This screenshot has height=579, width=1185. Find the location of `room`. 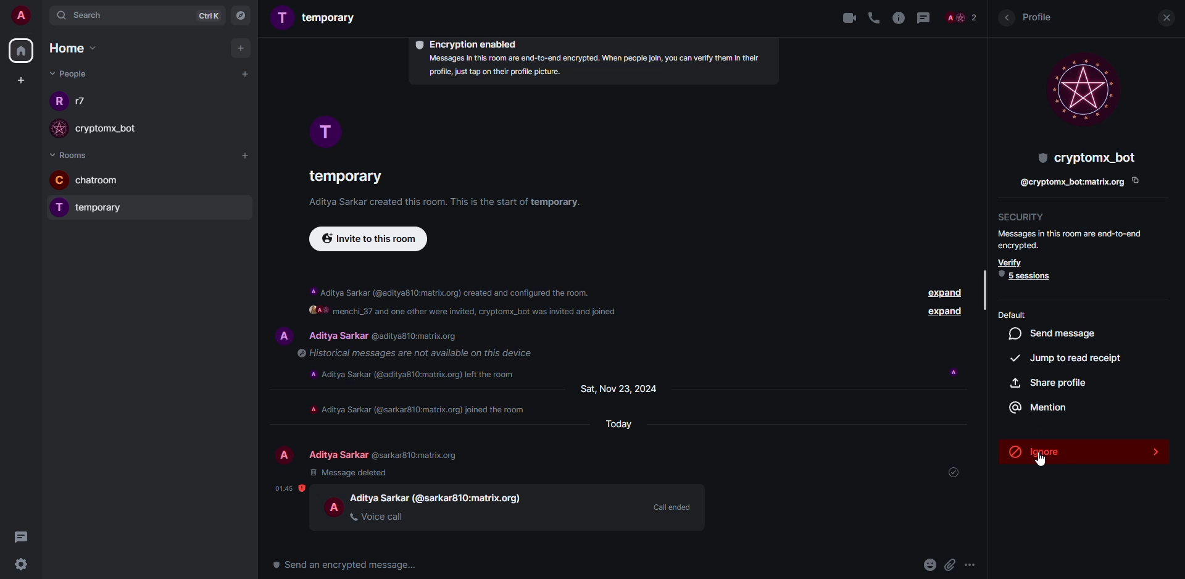

room is located at coordinates (344, 174).